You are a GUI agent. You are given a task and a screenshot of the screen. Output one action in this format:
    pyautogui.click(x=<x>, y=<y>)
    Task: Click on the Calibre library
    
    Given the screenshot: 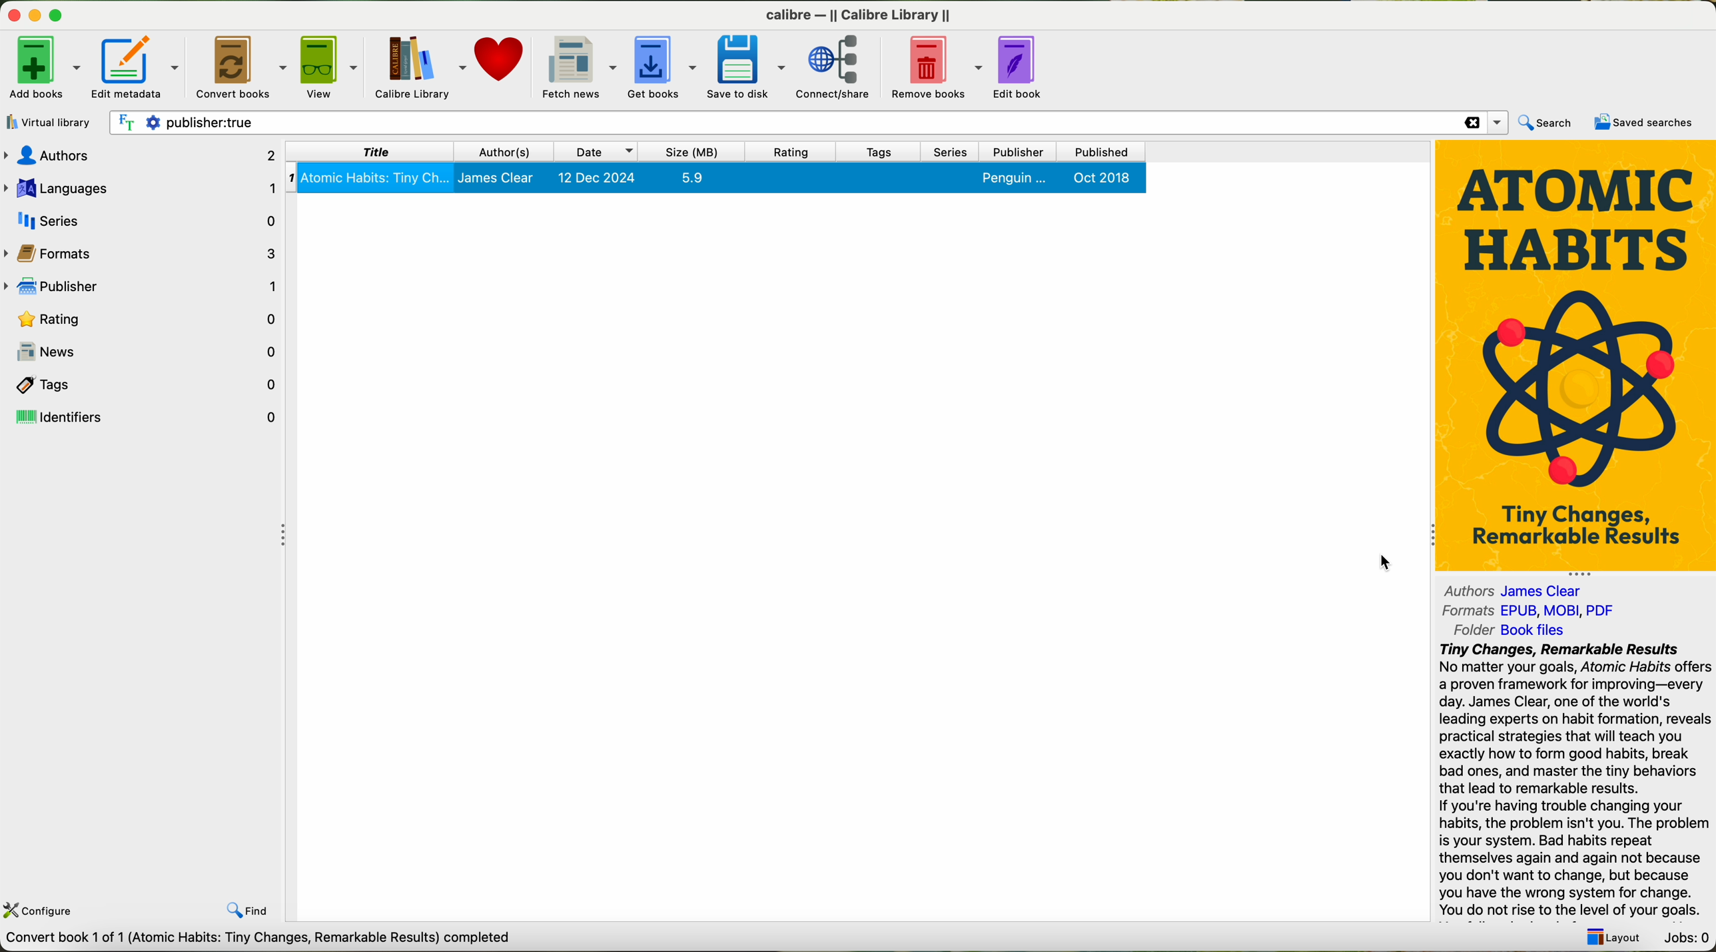 What is the action you would take?
    pyautogui.click(x=419, y=67)
    